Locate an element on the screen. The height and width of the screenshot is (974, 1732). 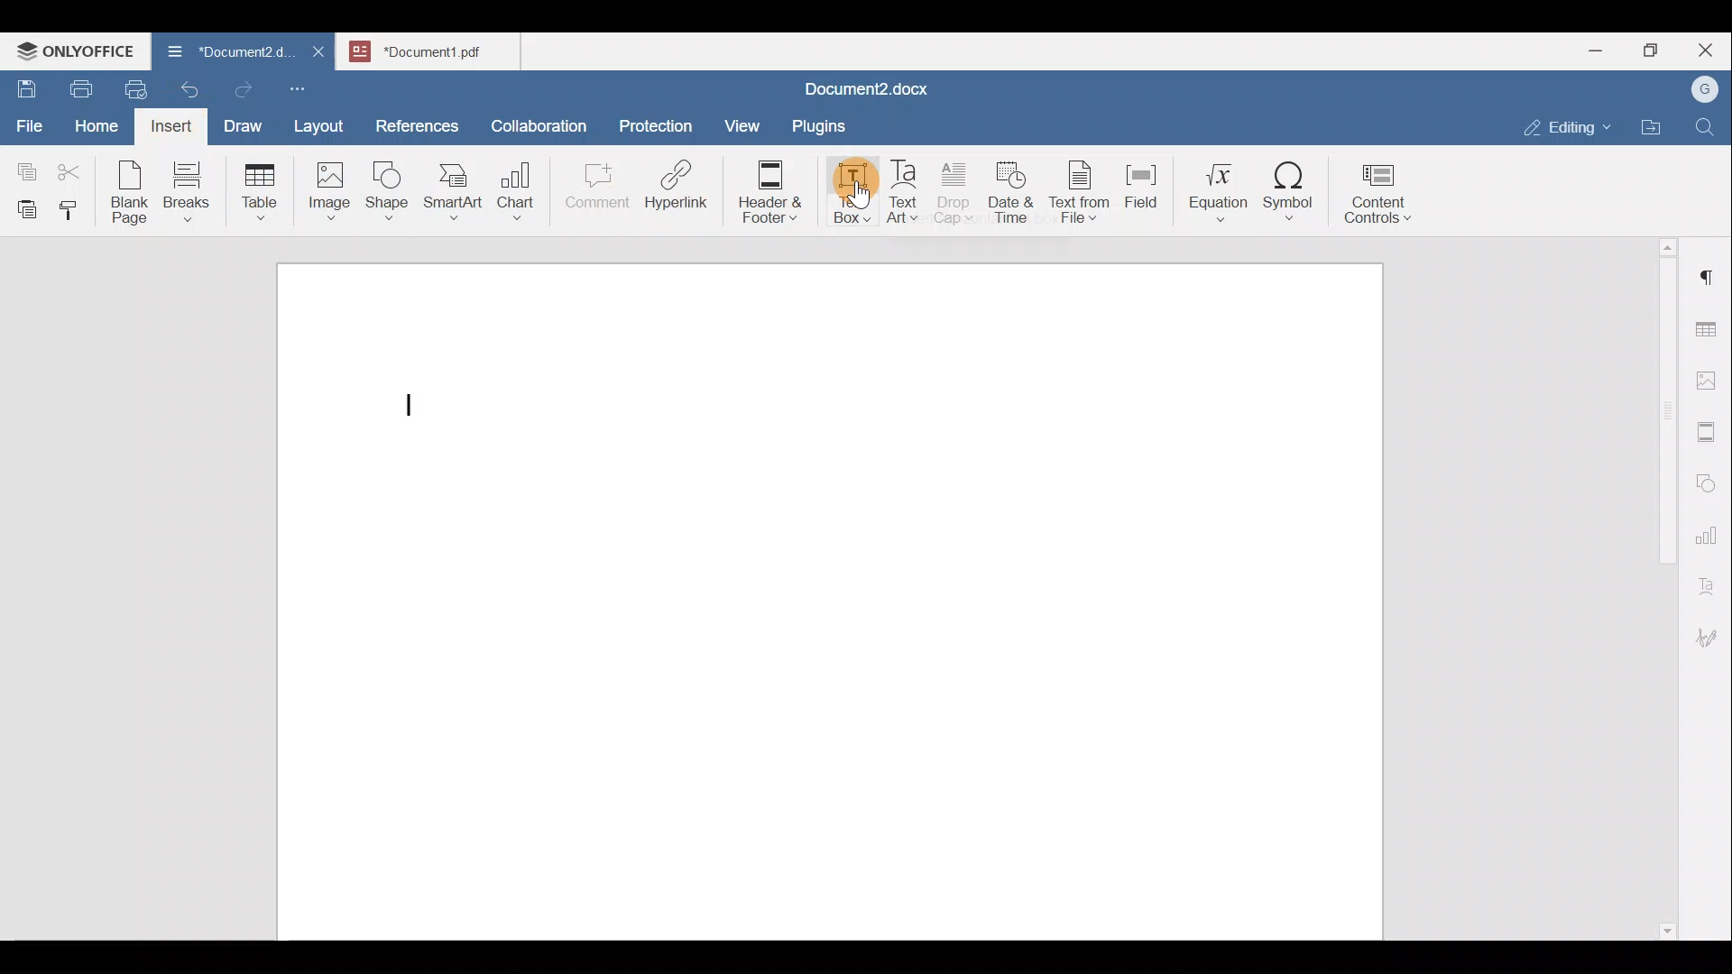
Home is located at coordinates (97, 124).